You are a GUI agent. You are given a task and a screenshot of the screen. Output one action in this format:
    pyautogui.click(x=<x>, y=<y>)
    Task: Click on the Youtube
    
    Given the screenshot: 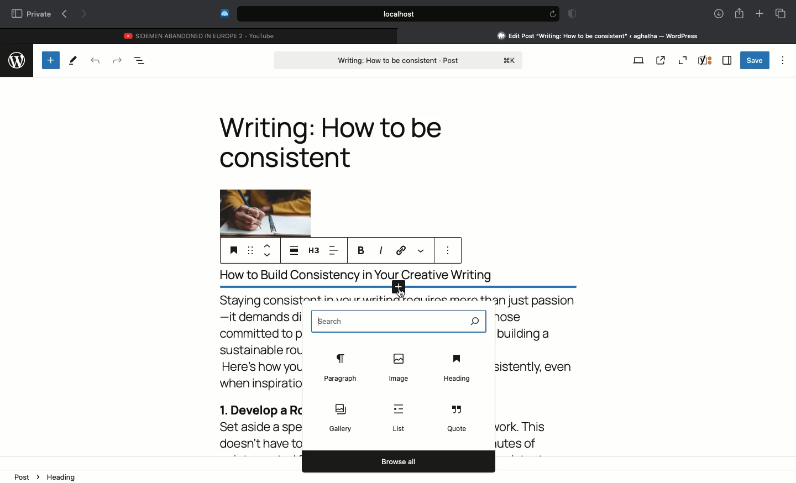 What is the action you would take?
    pyautogui.click(x=201, y=34)
    